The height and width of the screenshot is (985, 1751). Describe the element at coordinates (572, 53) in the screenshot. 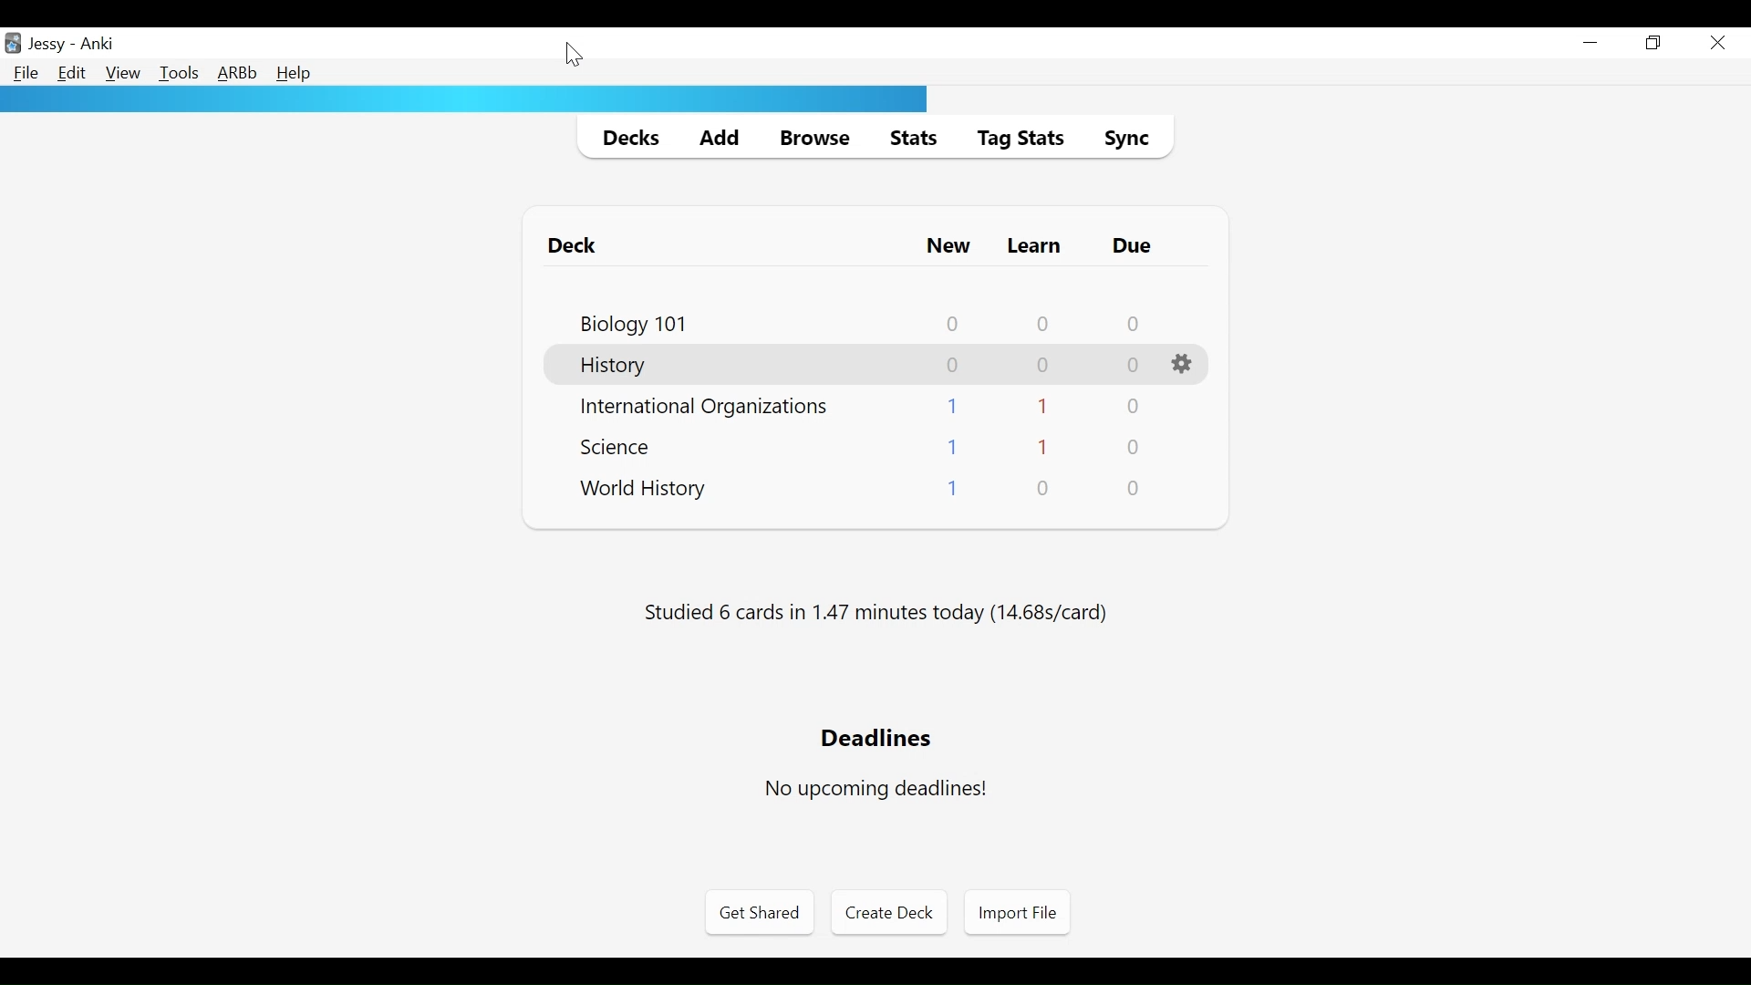

I see `Cursor` at that location.